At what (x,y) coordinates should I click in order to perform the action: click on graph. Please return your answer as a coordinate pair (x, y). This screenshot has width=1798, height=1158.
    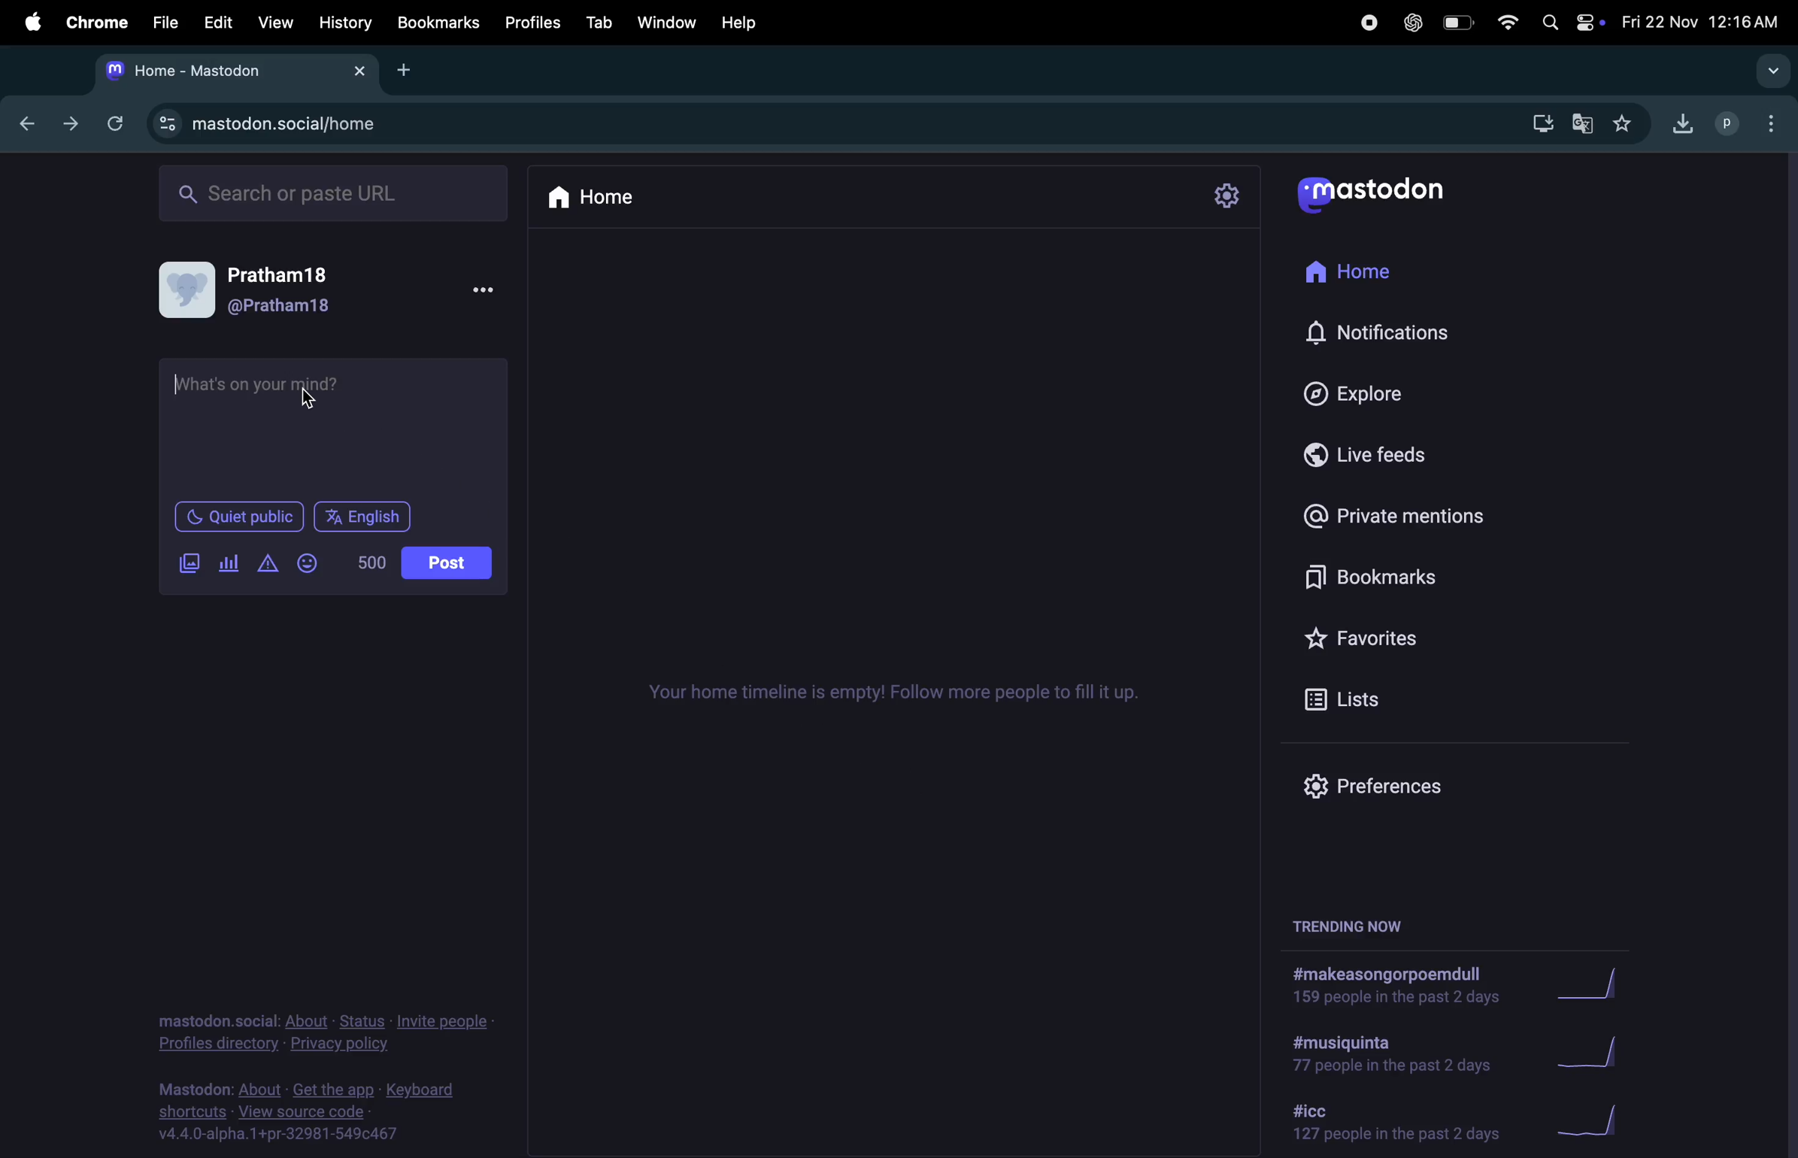
    Looking at the image, I should click on (1597, 1126).